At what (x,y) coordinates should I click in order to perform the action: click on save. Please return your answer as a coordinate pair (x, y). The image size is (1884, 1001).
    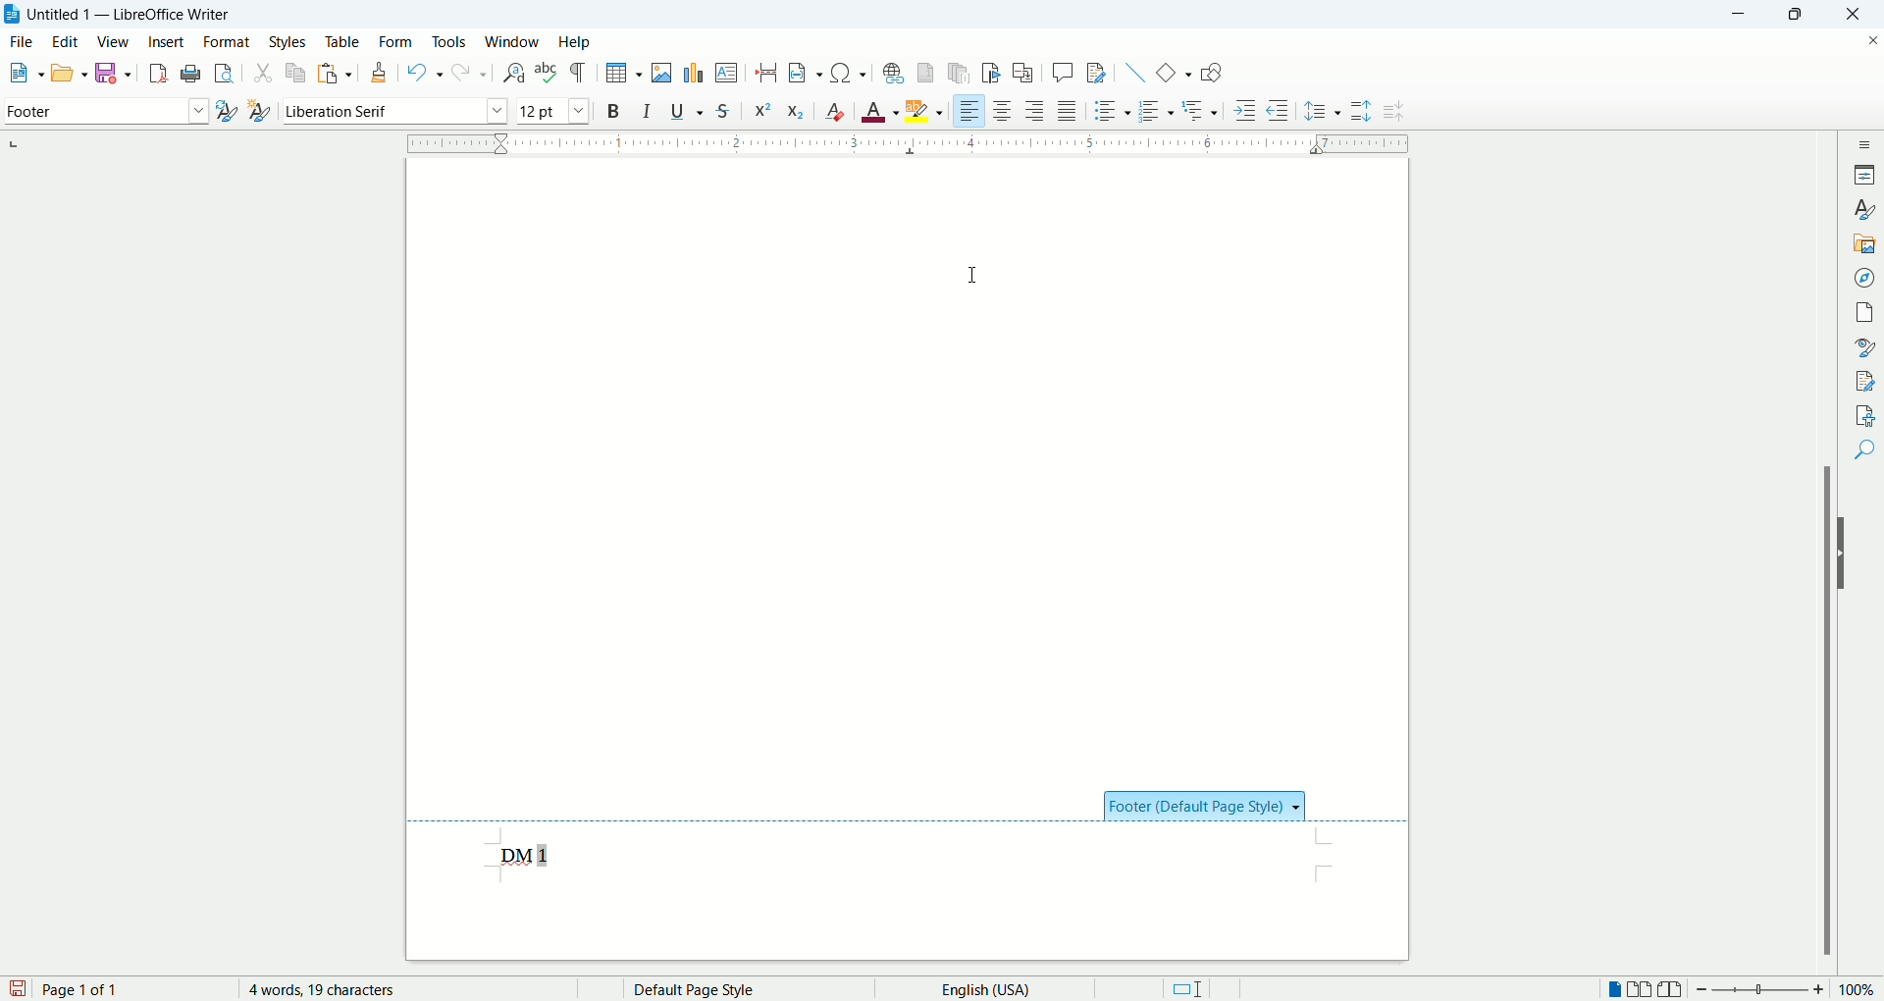
    Looking at the image, I should click on (18, 987).